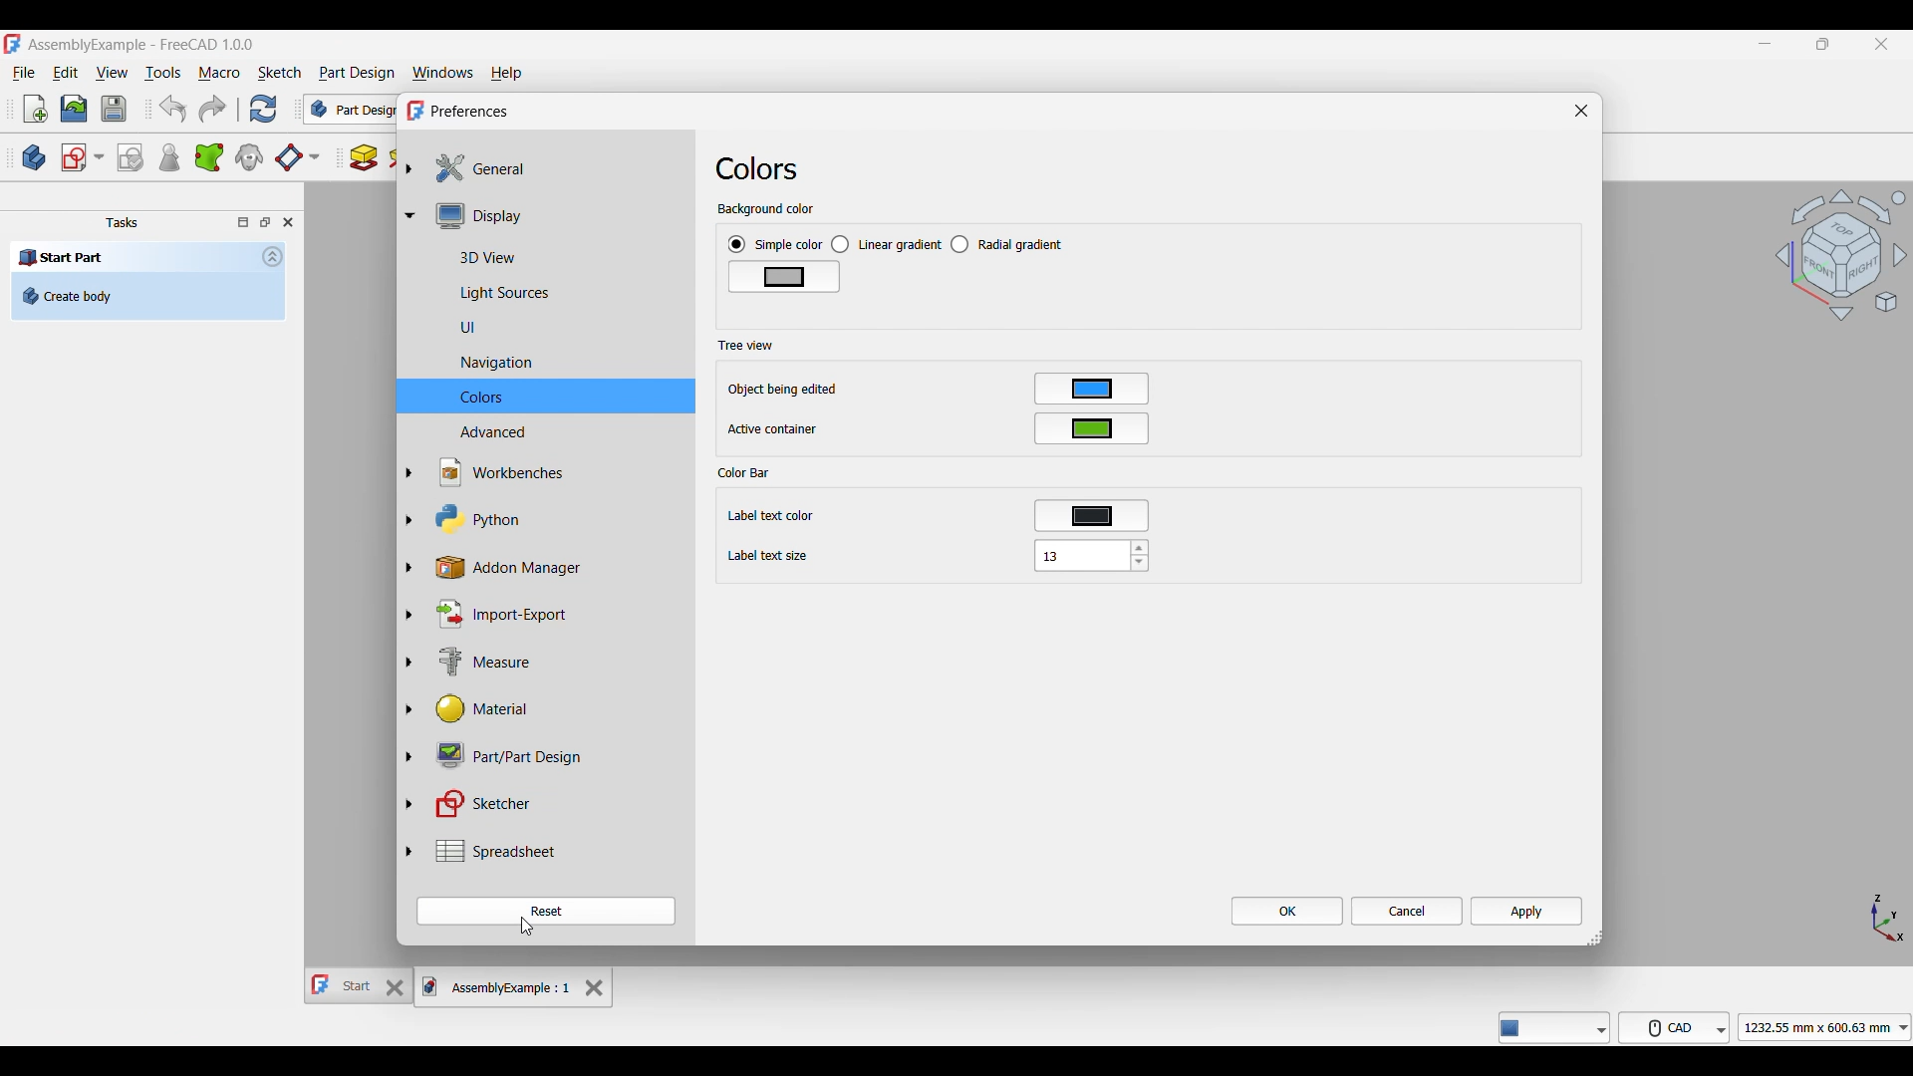 The image size is (1913, 1076). I want to click on Redo, so click(212, 109).